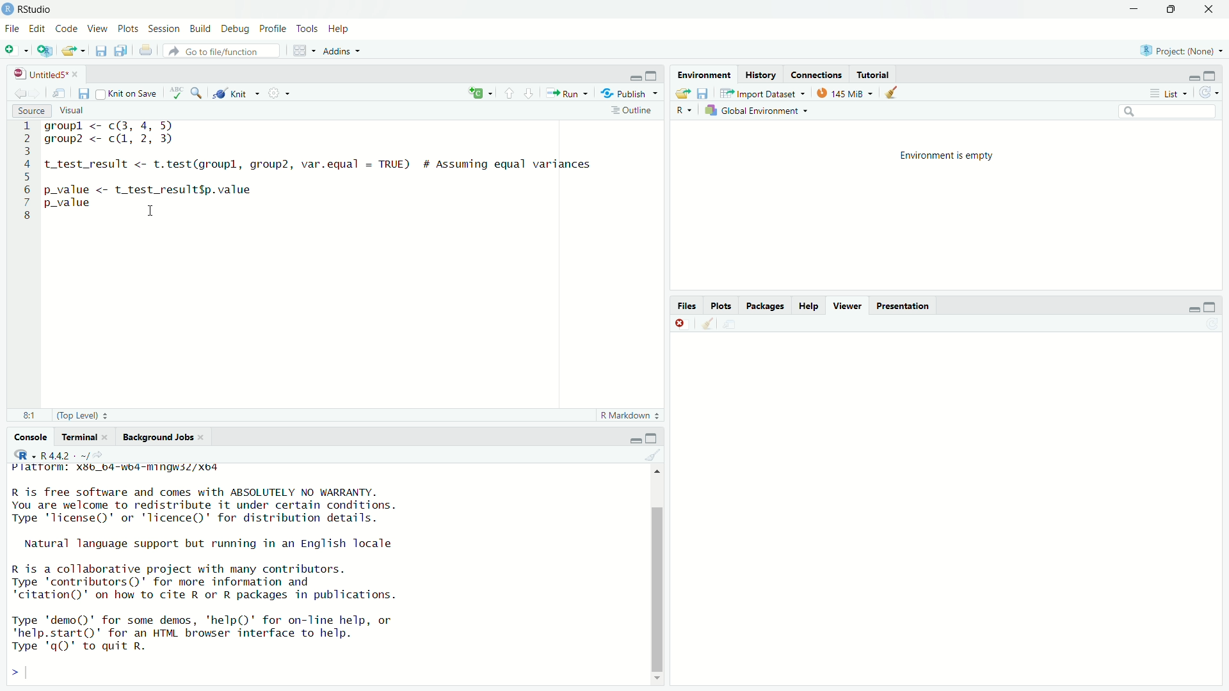  What do you see at coordinates (337, 51) in the screenshot?
I see `Addins ` at bounding box center [337, 51].